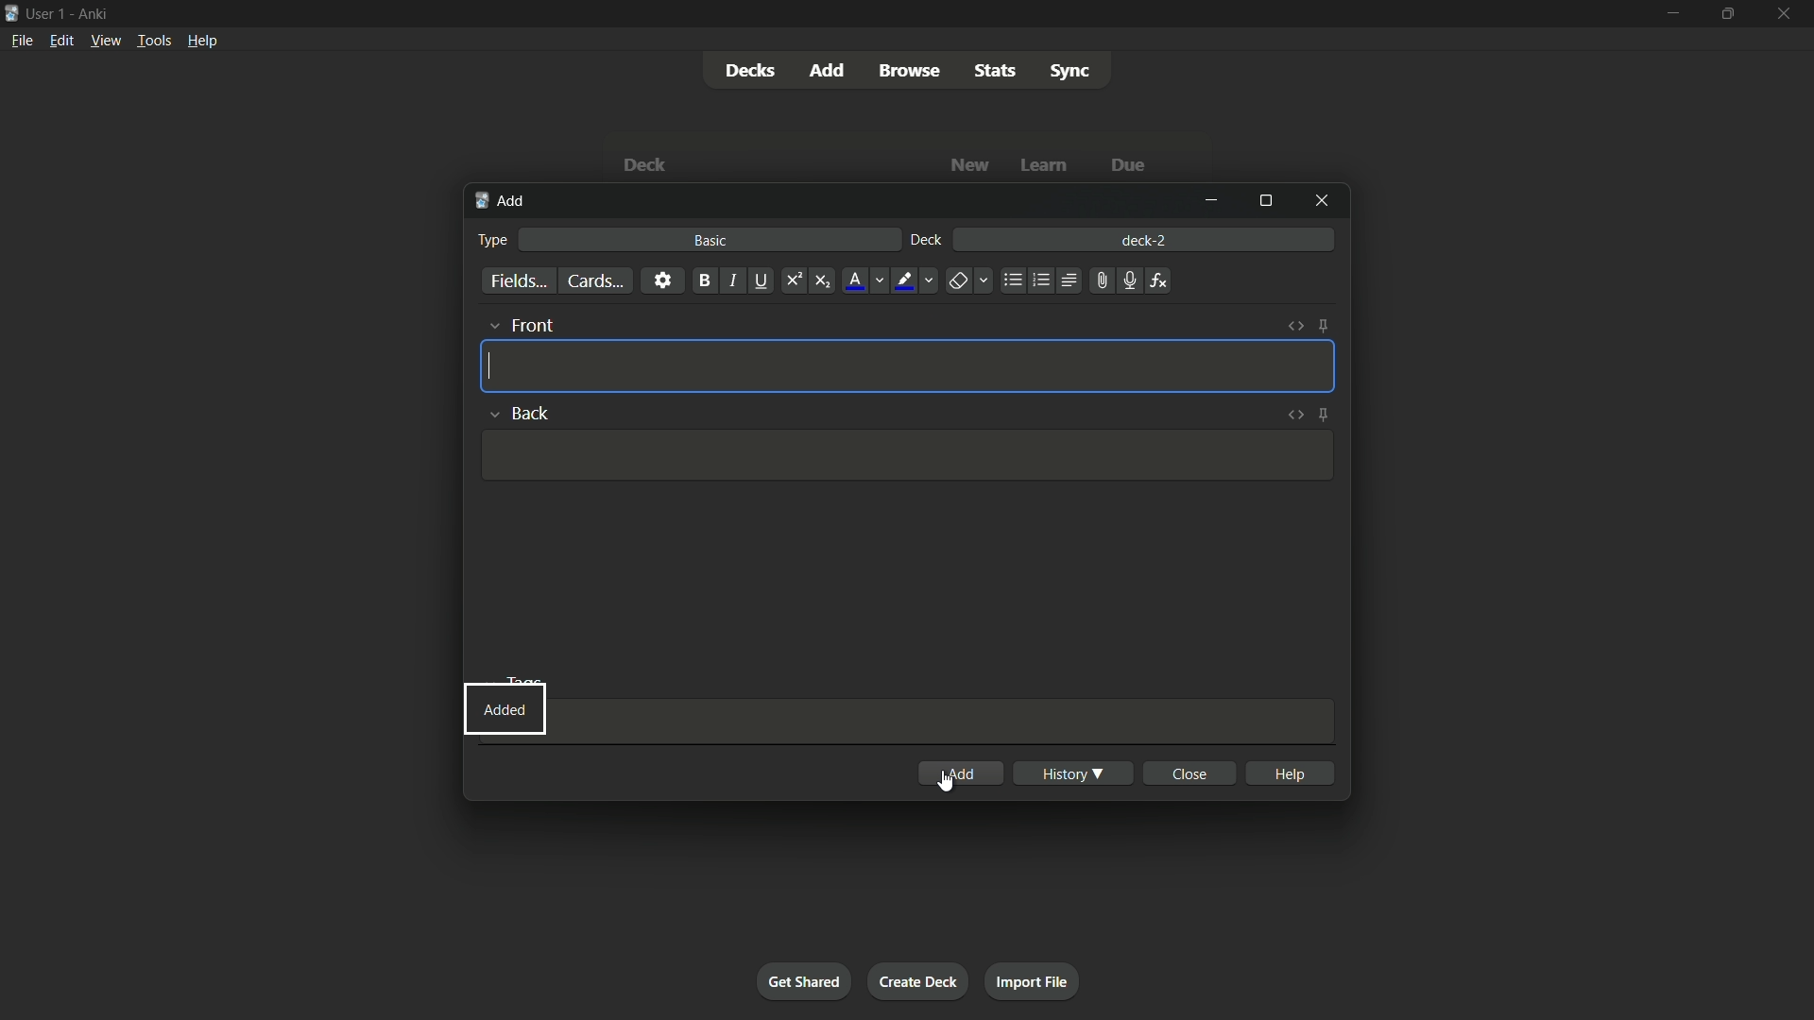  Describe the element at coordinates (710, 241) in the screenshot. I see `basic` at that location.